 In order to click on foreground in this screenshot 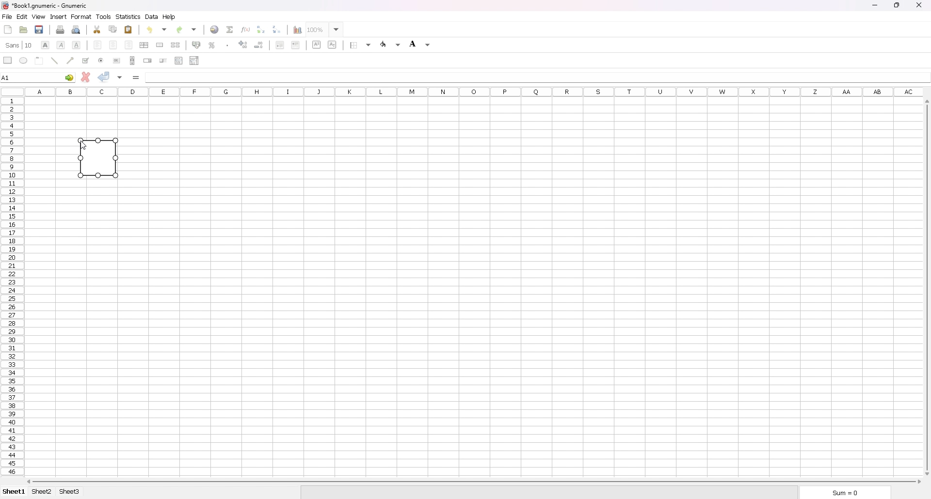, I will do `click(391, 44)`.